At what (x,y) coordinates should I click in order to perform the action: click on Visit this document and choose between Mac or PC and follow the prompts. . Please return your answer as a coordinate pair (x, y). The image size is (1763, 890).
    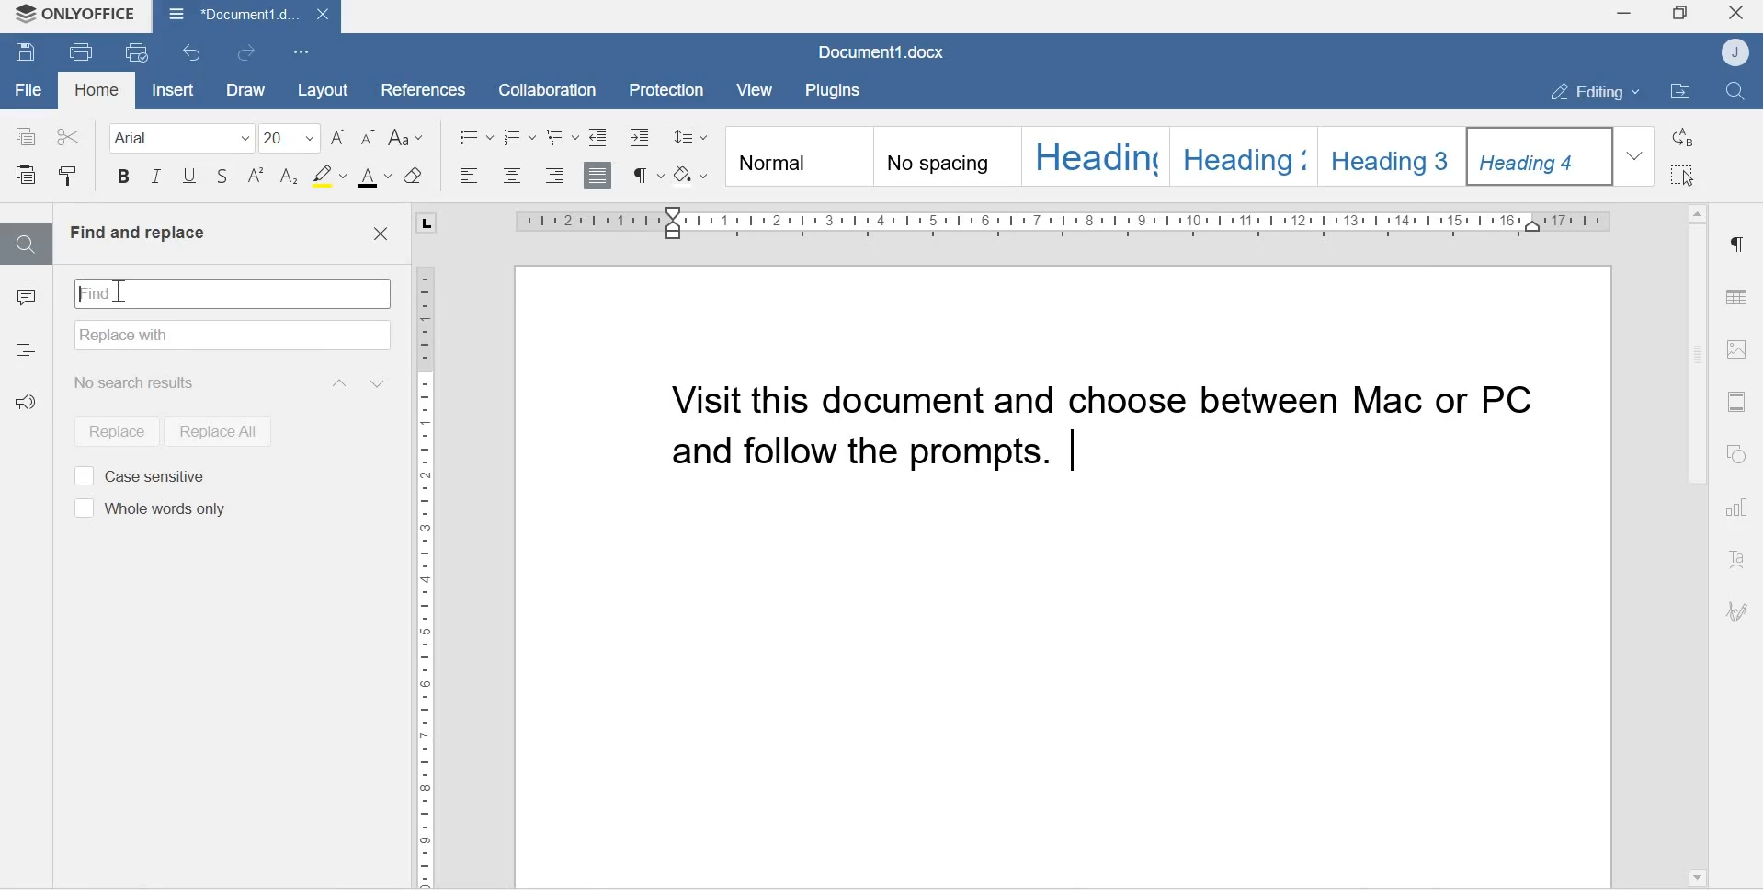
    Looking at the image, I should click on (1111, 429).